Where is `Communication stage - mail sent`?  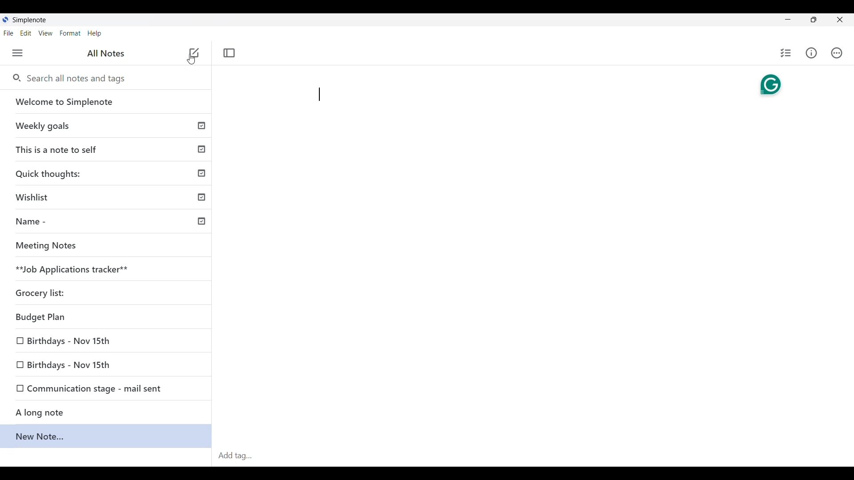 Communication stage - mail sent is located at coordinates (100, 388).